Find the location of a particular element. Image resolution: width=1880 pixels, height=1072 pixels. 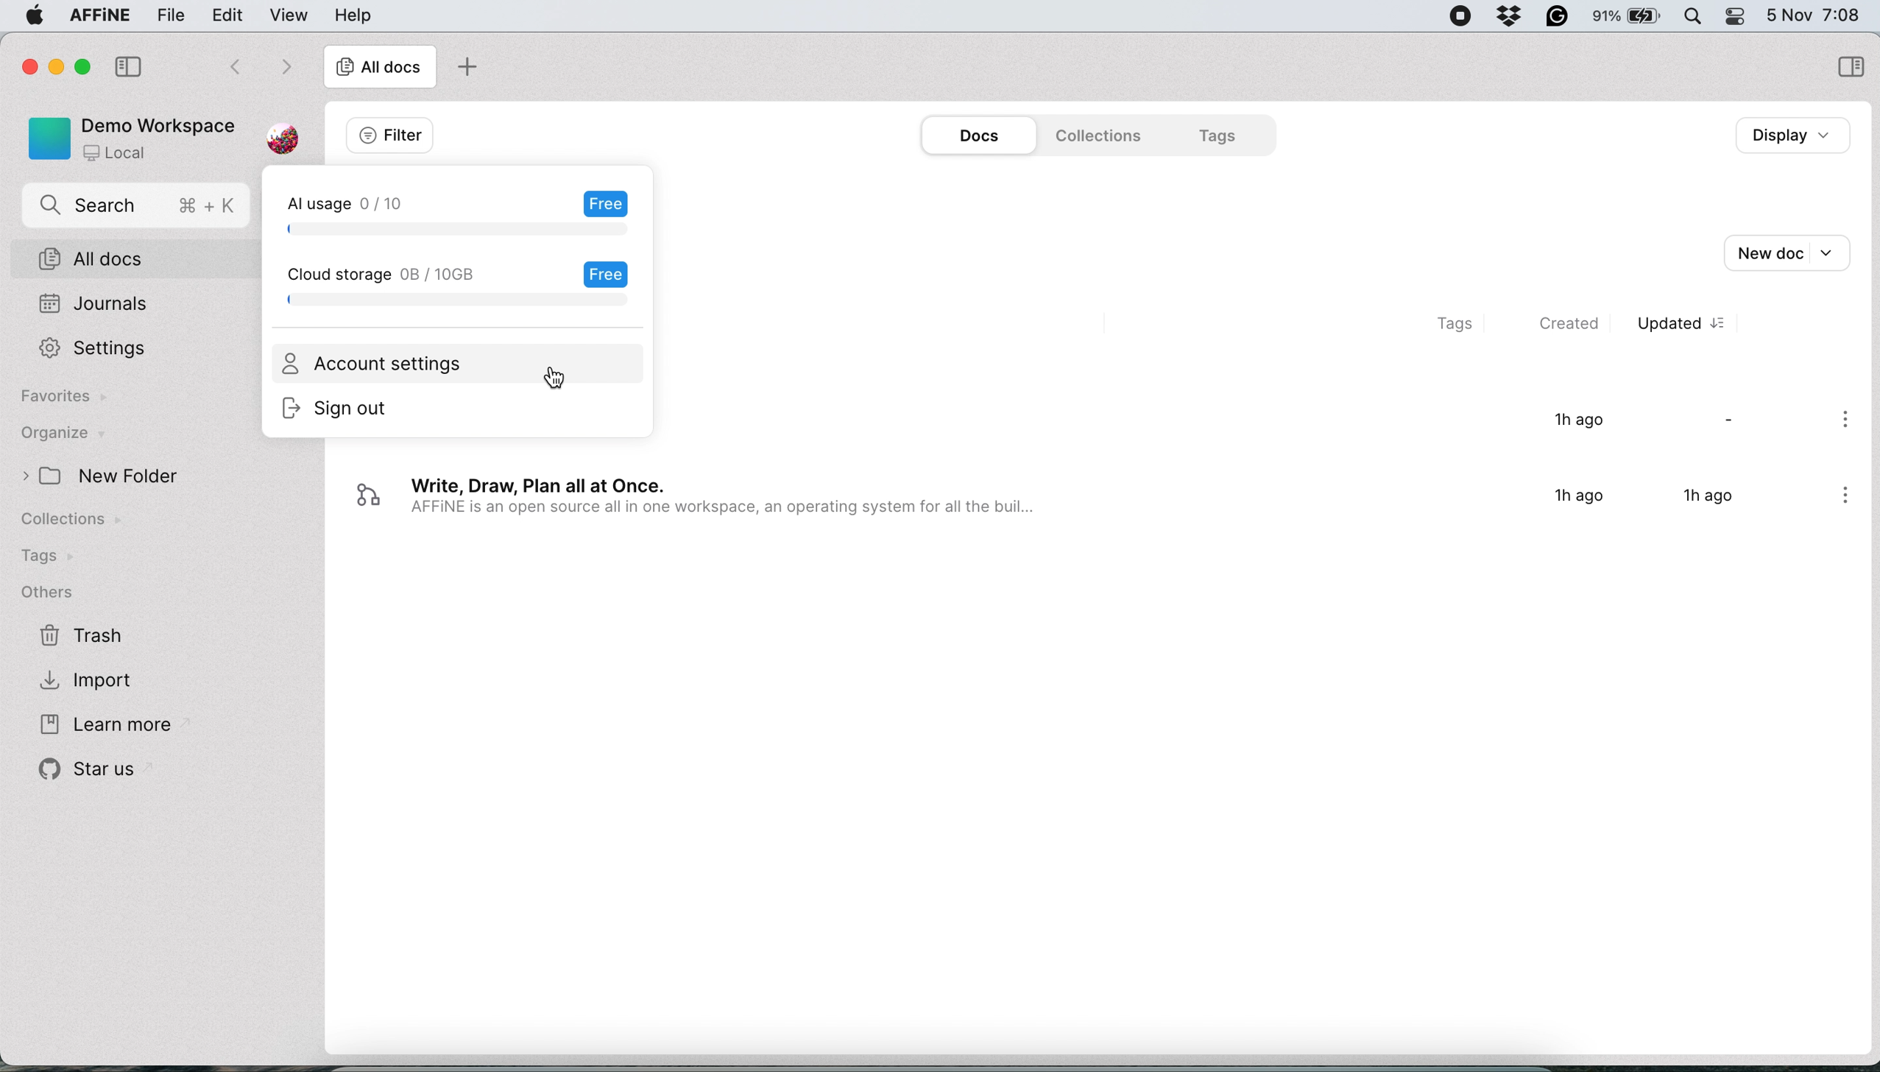

search is located at coordinates (138, 206).